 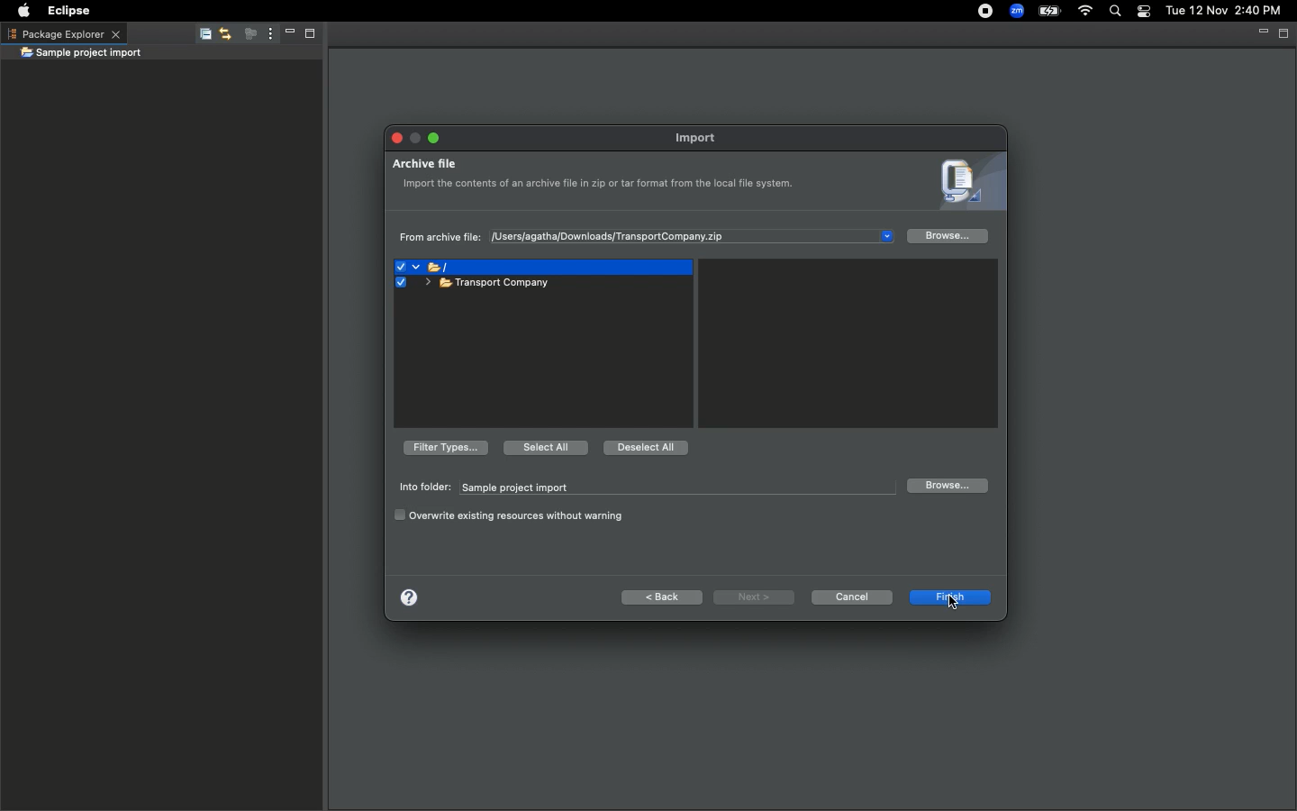 What do you see at coordinates (1284, 33) in the screenshot?
I see `Maximize` at bounding box center [1284, 33].